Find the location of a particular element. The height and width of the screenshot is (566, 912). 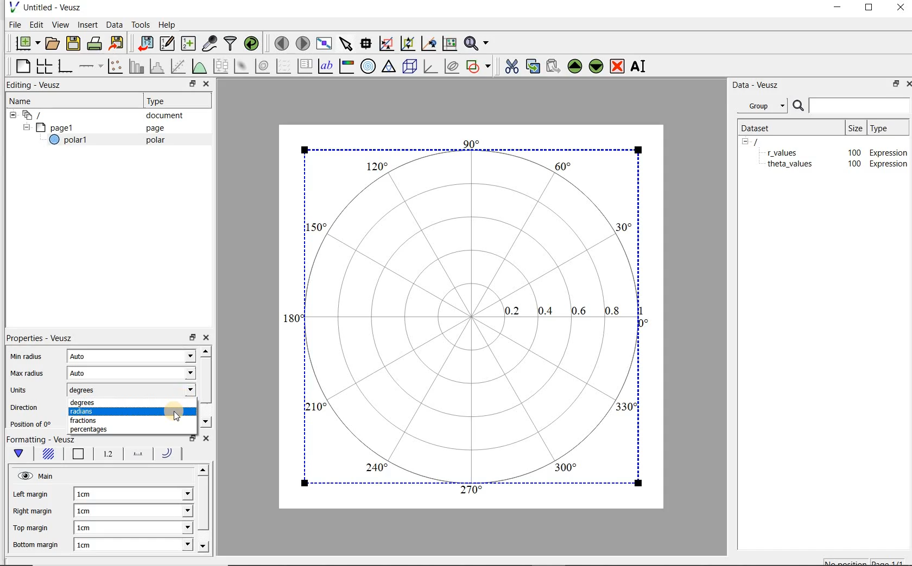

click to zoom out of graph axes is located at coordinates (408, 44).